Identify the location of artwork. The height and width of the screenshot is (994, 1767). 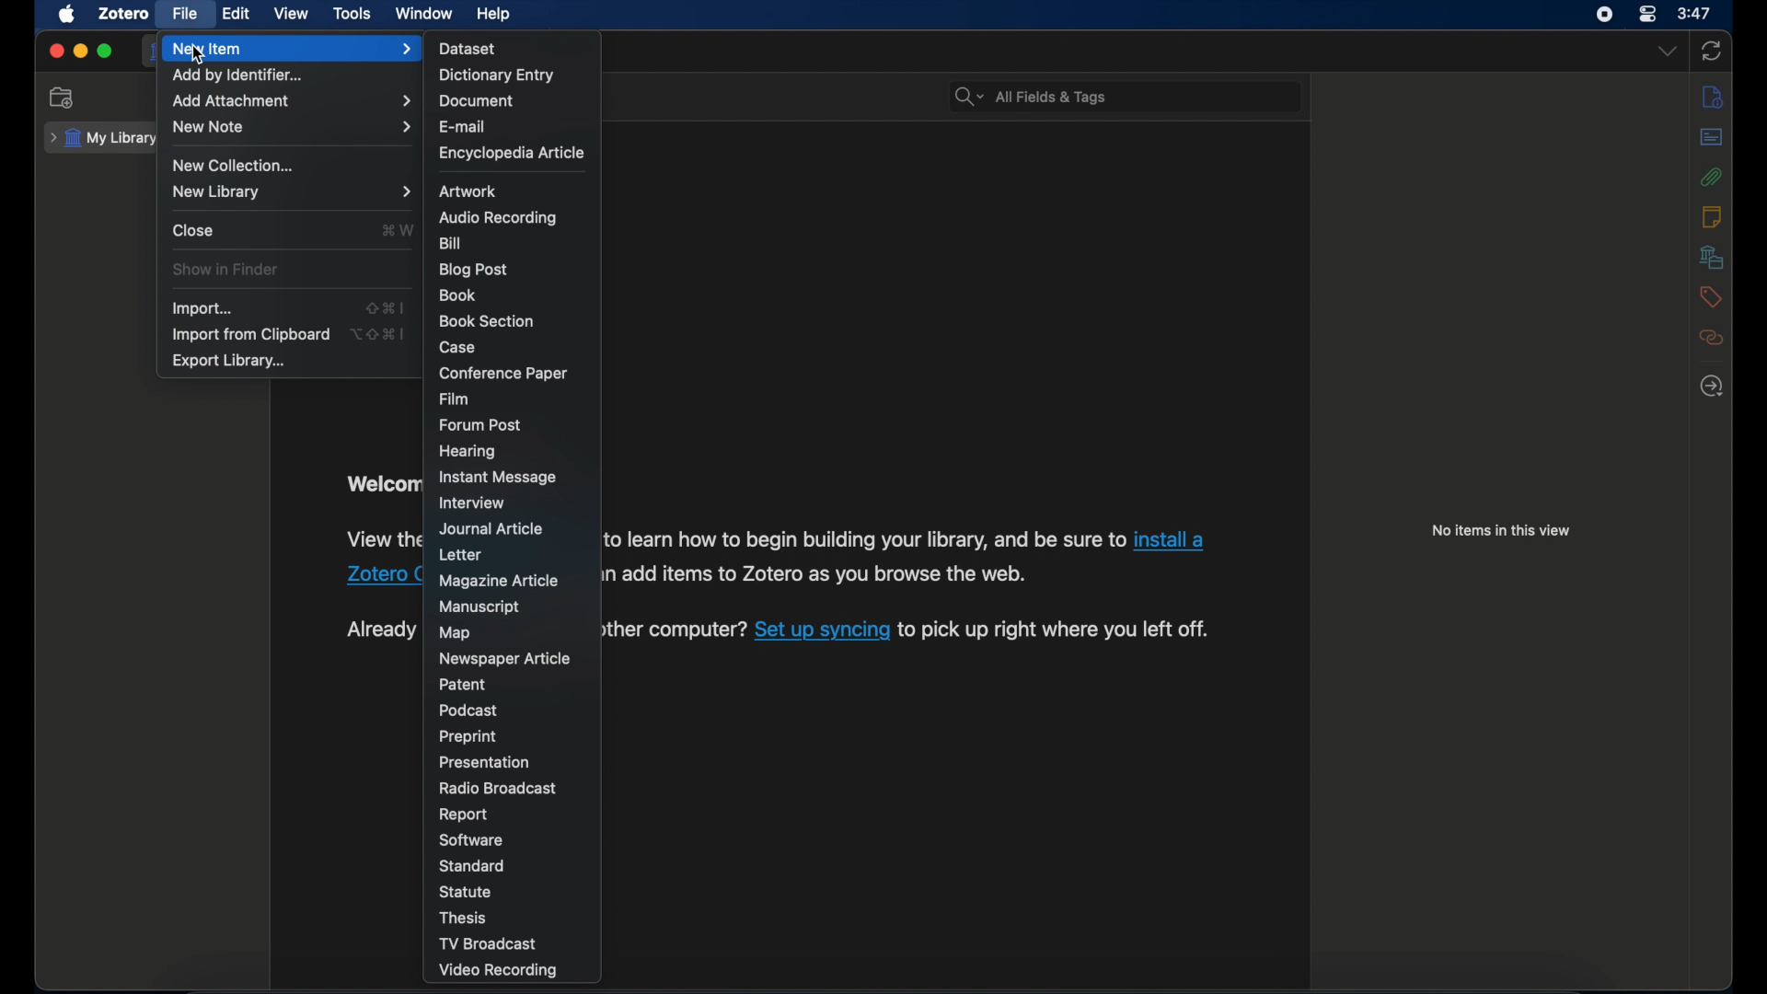
(468, 191).